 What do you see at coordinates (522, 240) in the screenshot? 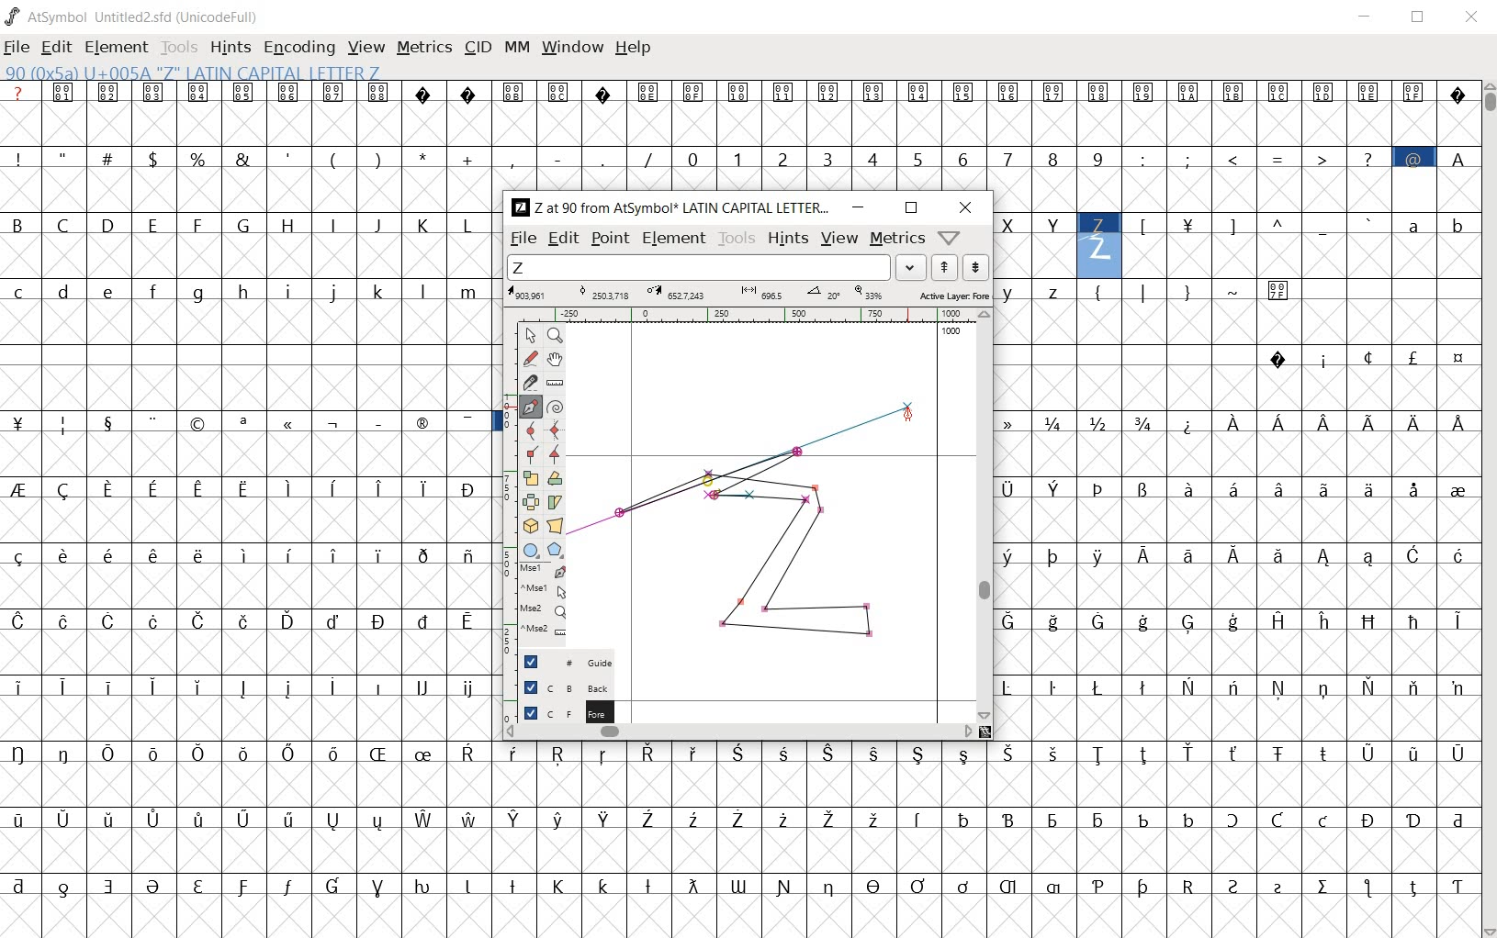
I see `file` at bounding box center [522, 240].